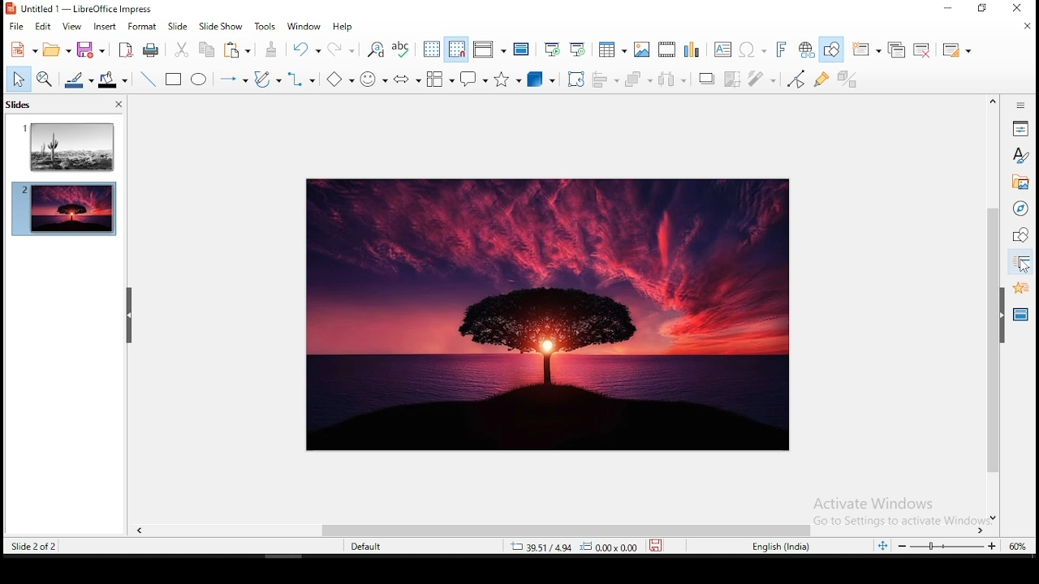  I want to click on sidebar settings, so click(1019, 106).